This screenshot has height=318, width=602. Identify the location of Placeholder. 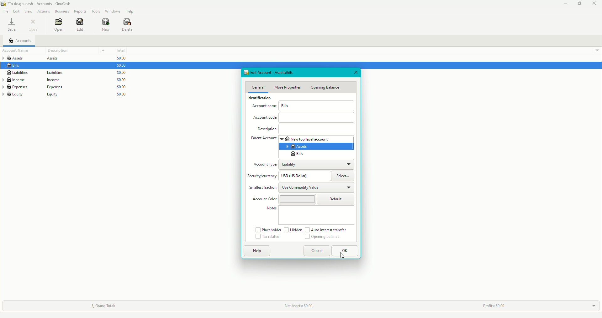
(267, 229).